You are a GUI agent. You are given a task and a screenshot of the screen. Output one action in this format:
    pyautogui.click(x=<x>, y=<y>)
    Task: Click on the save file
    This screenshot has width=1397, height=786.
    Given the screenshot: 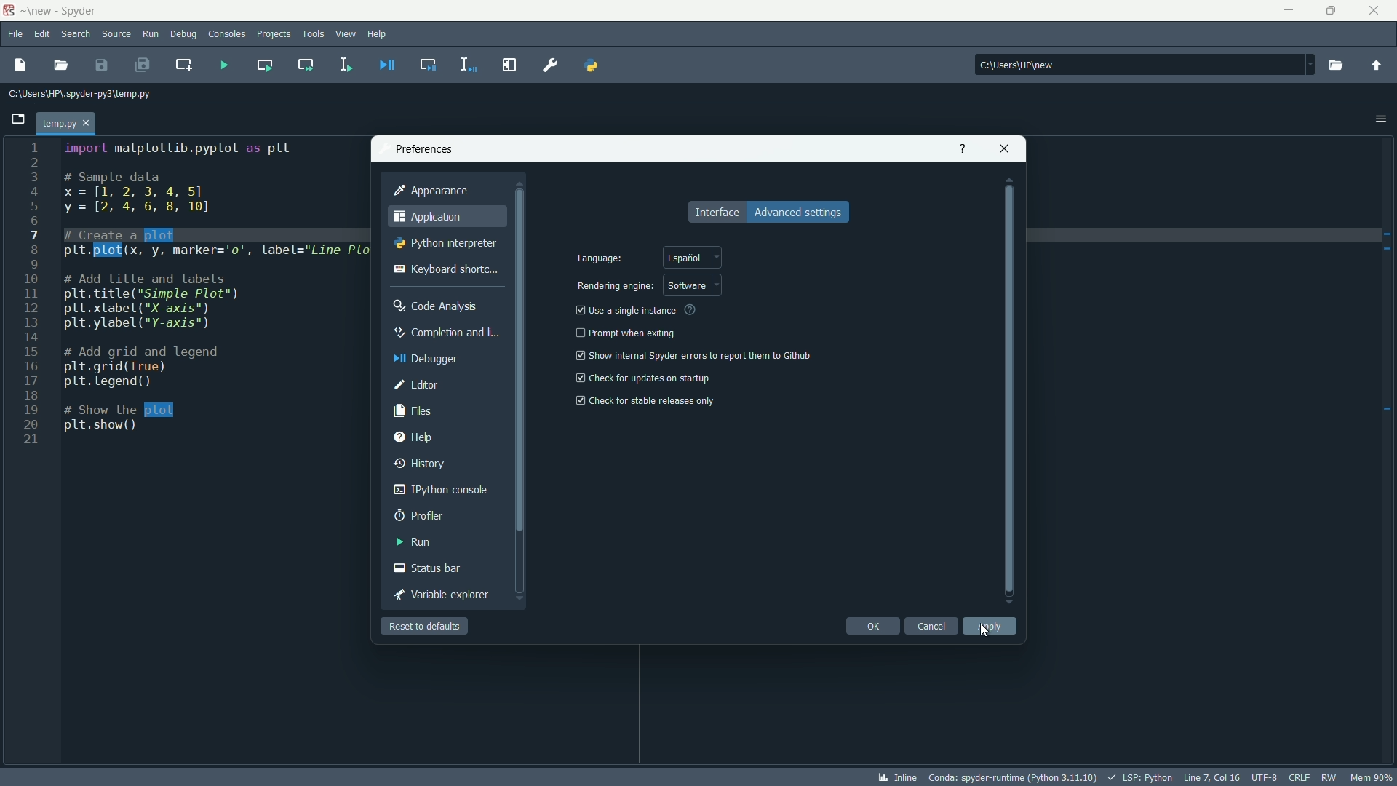 What is the action you would take?
    pyautogui.click(x=102, y=65)
    